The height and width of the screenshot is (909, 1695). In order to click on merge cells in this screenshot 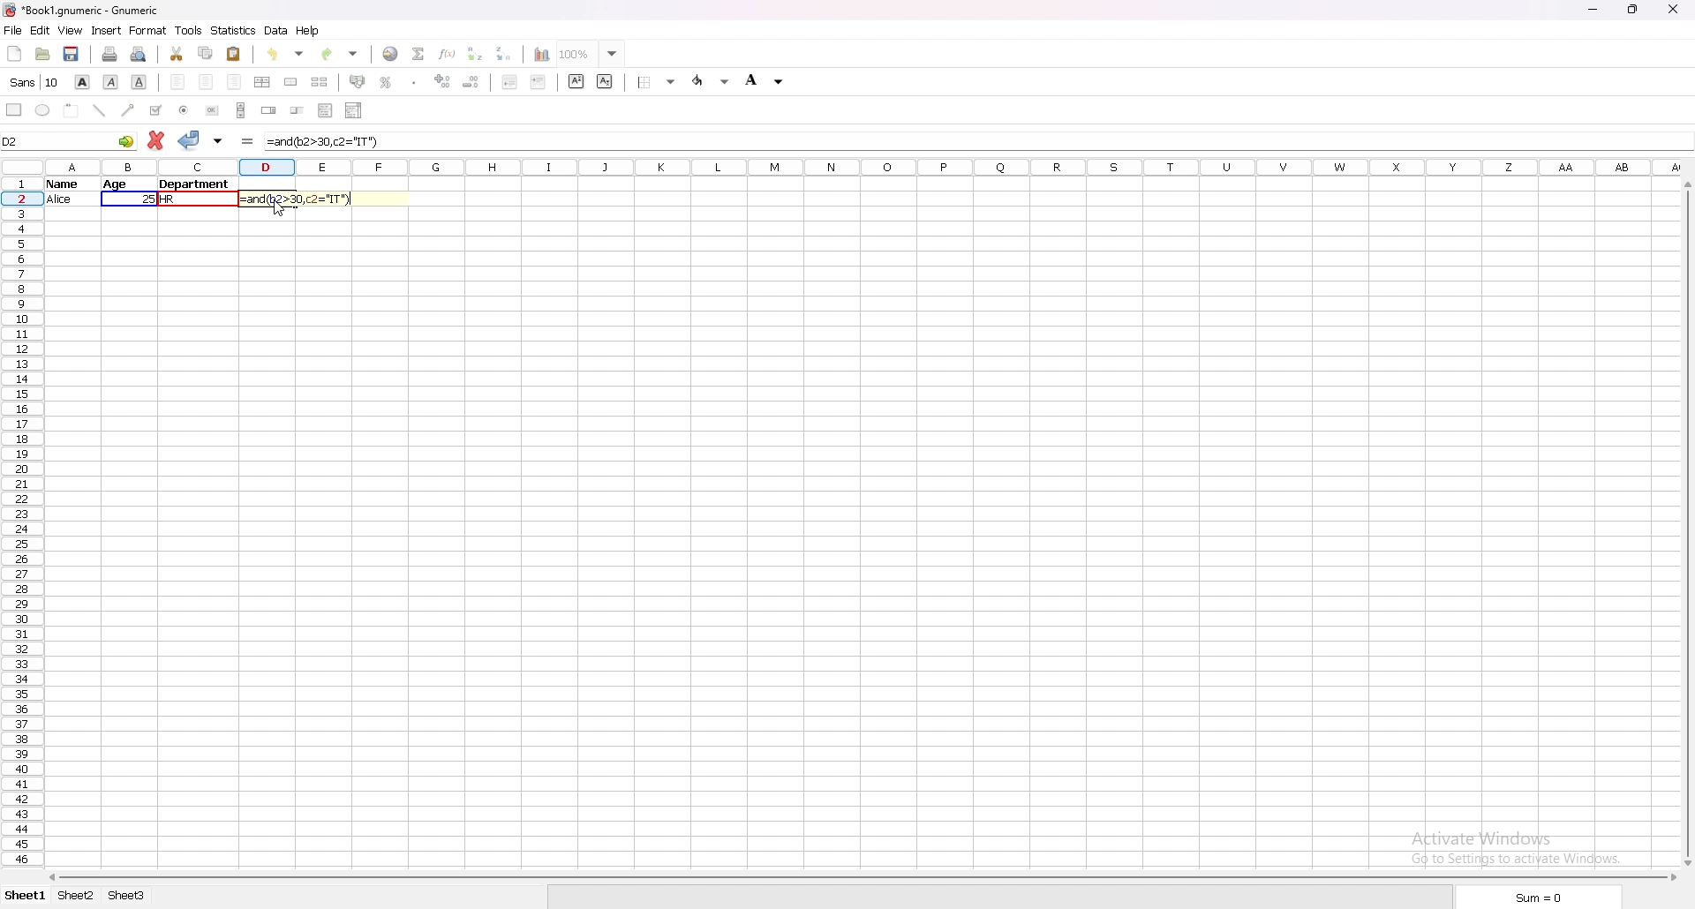, I will do `click(291, 83)`.